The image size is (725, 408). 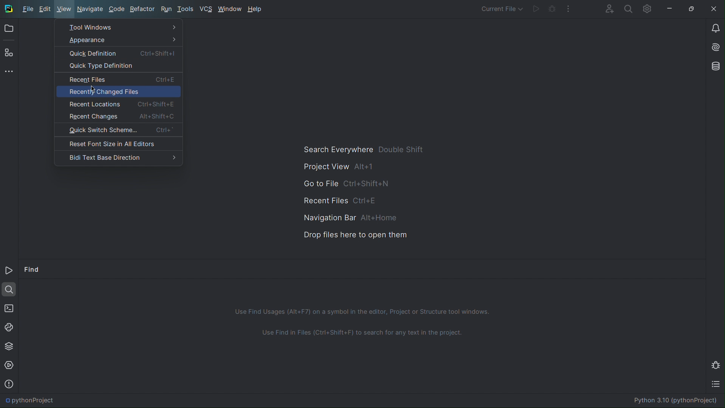 I want to click on Edit, so click(x=46, y=9).